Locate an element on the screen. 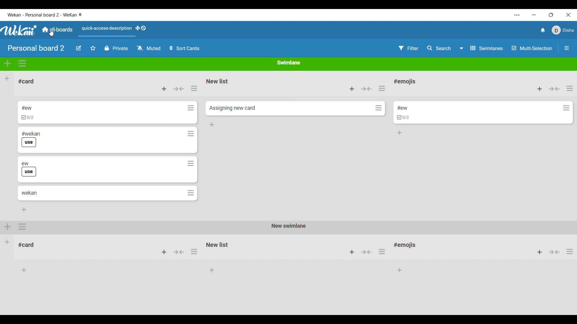 The image size is (577, 324). actions is located at coordinates (568, 252).